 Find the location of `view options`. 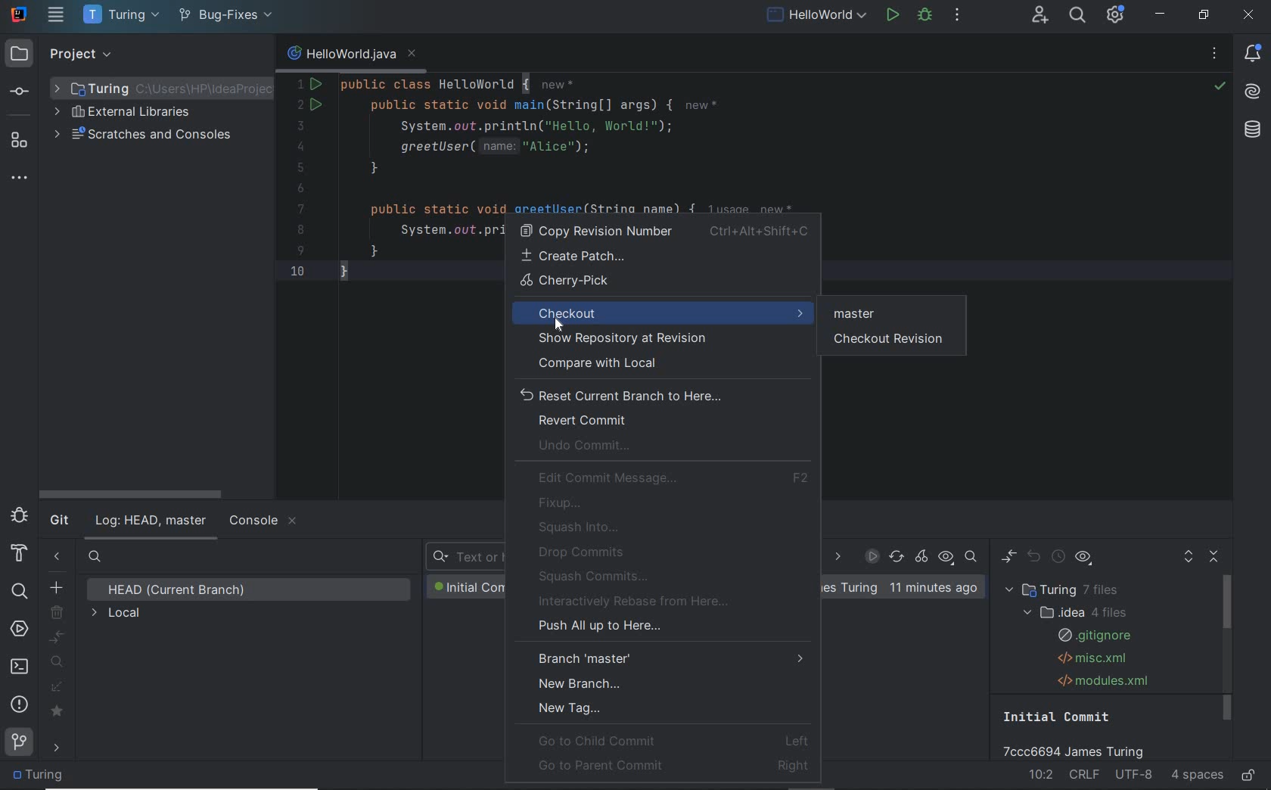

view options is located at coordinates (946, 558).